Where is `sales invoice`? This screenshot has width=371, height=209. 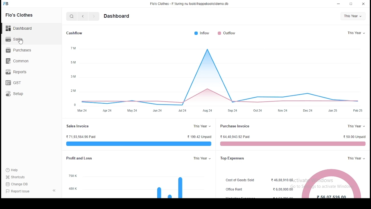 sales invoice is located at coordinates (137, 144).